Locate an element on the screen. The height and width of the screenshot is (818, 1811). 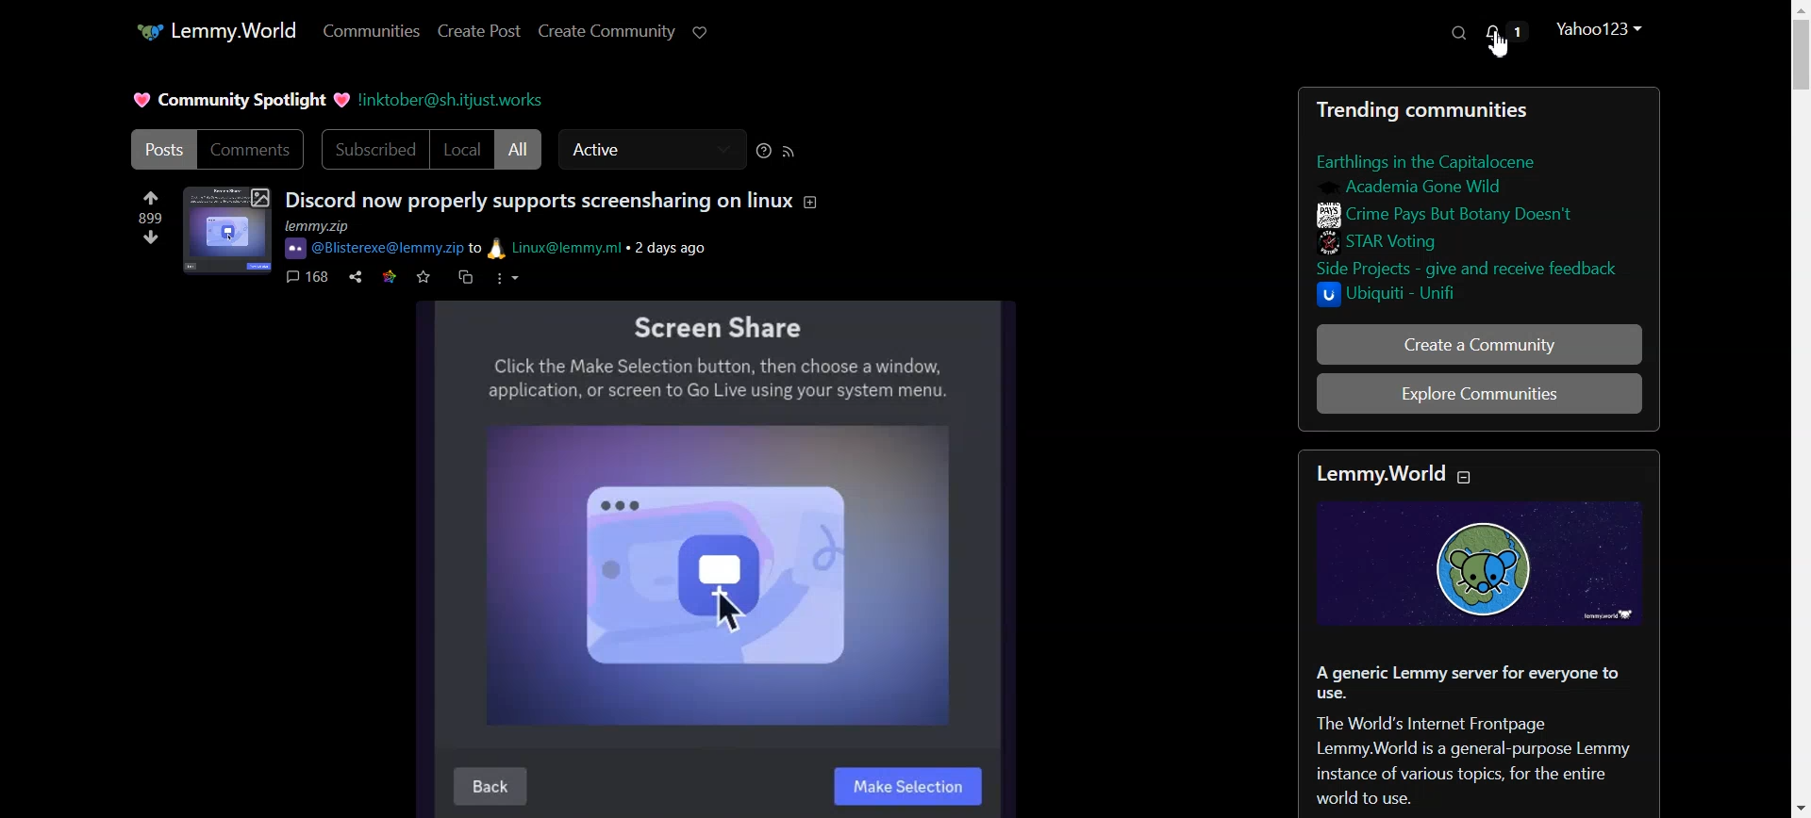
Comment is located at coordinates (307, 276).